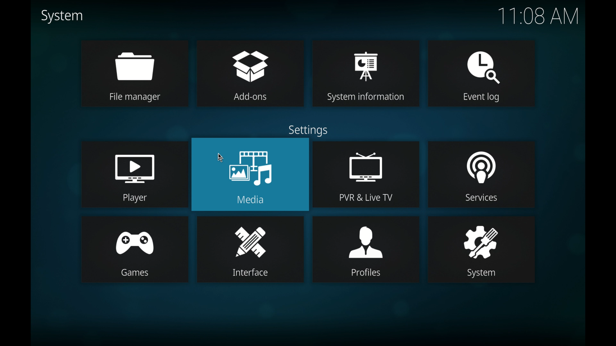 The width and height of the screenshot is (616, 346). I want to click on time, so click(538, 16).